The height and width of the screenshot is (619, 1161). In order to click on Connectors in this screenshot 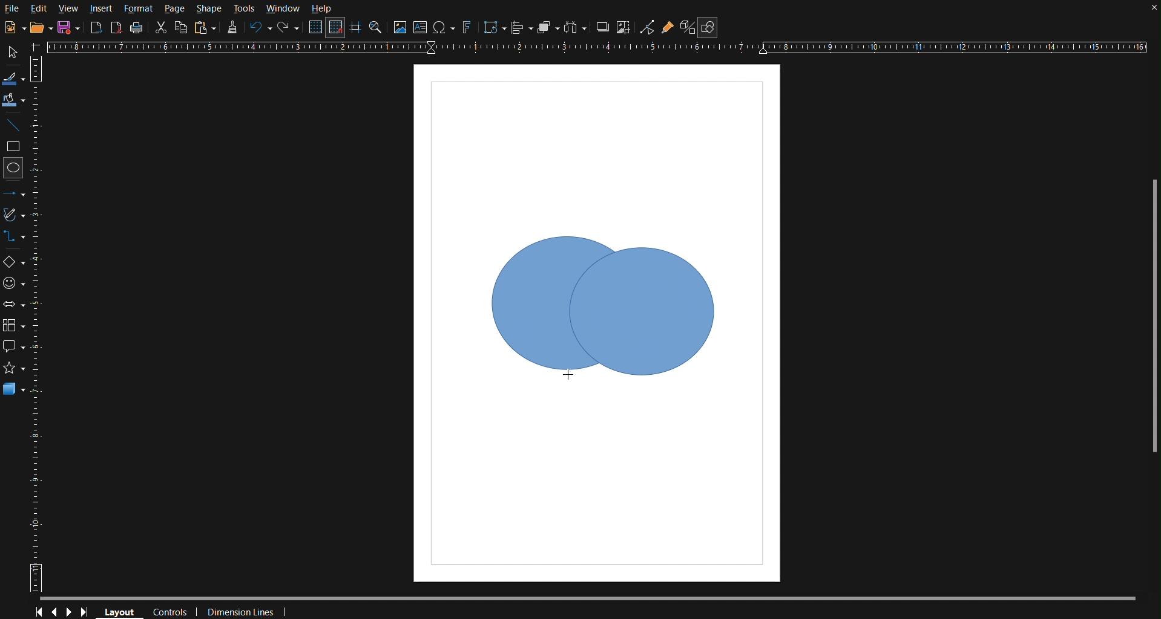, I will do `click(15, 236)`.